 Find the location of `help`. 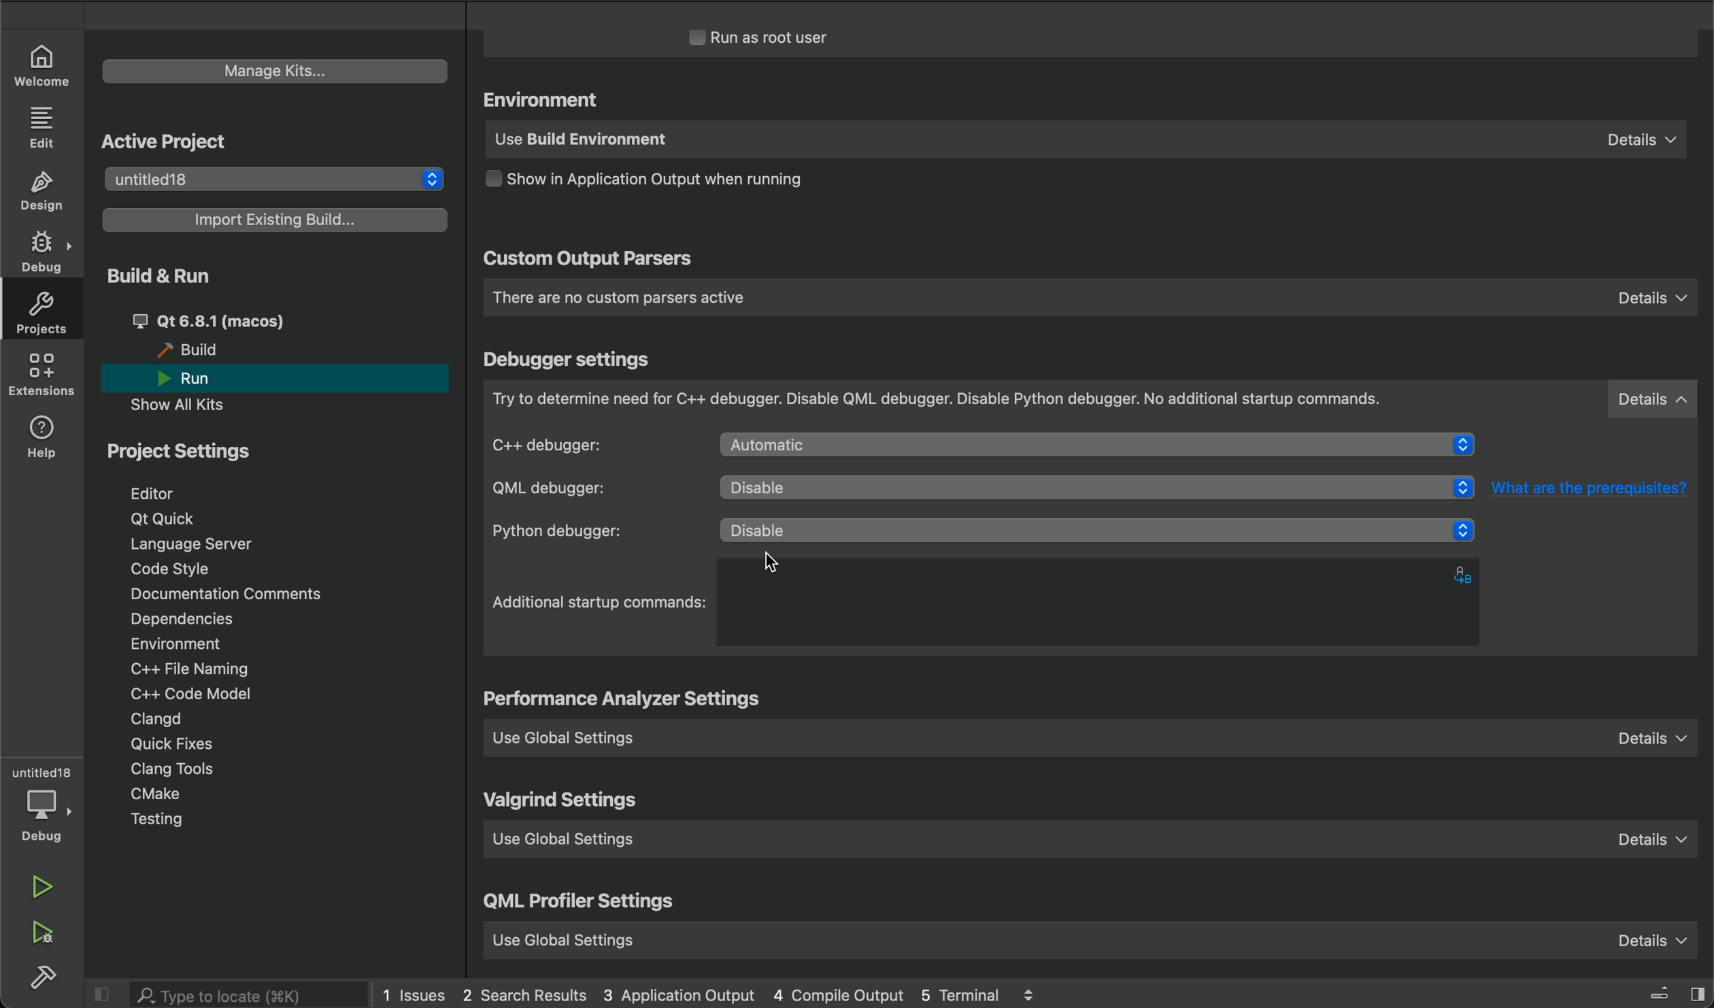

help is located at coordinates (46, 437).